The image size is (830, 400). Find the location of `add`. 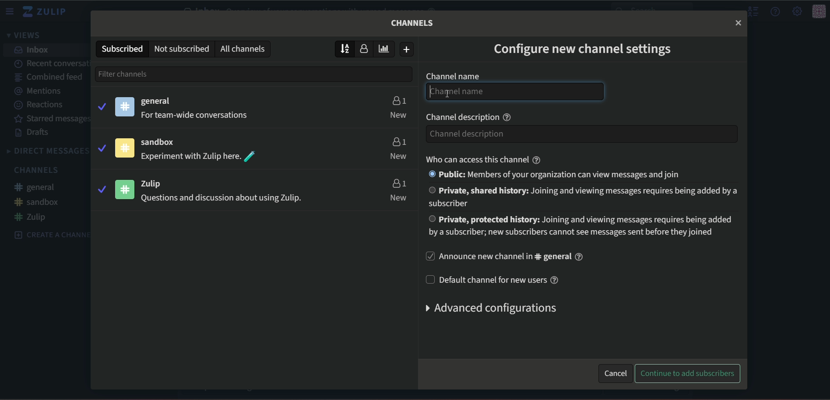

add is located at coordinates (408, 49).